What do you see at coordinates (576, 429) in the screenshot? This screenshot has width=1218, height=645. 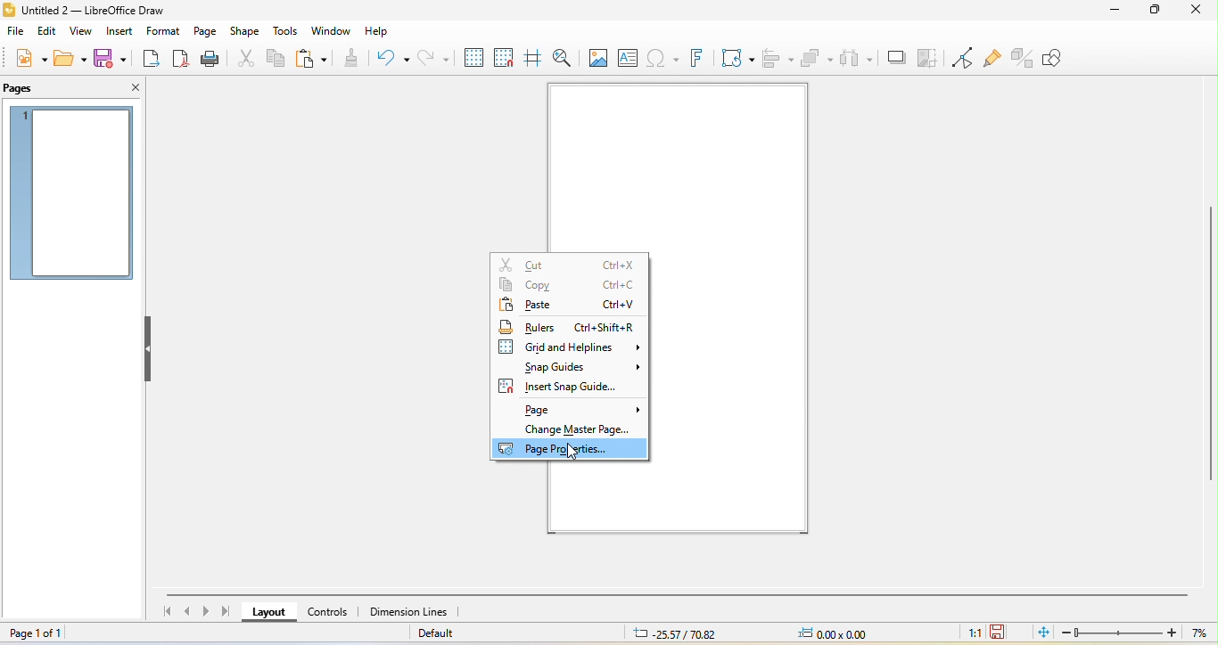 I see `change master page` at bounding box center [576, 429].